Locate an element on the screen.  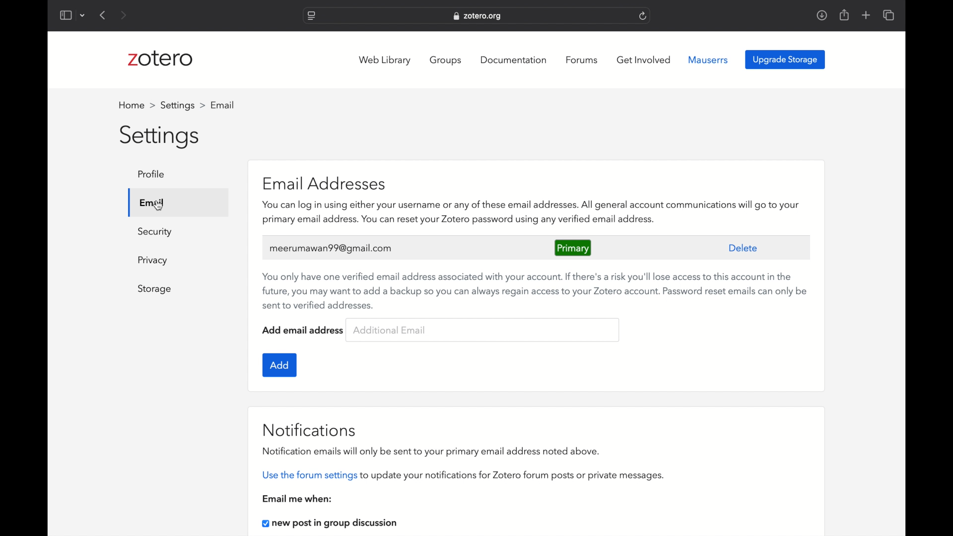
add is located at coordinates (280, 365).